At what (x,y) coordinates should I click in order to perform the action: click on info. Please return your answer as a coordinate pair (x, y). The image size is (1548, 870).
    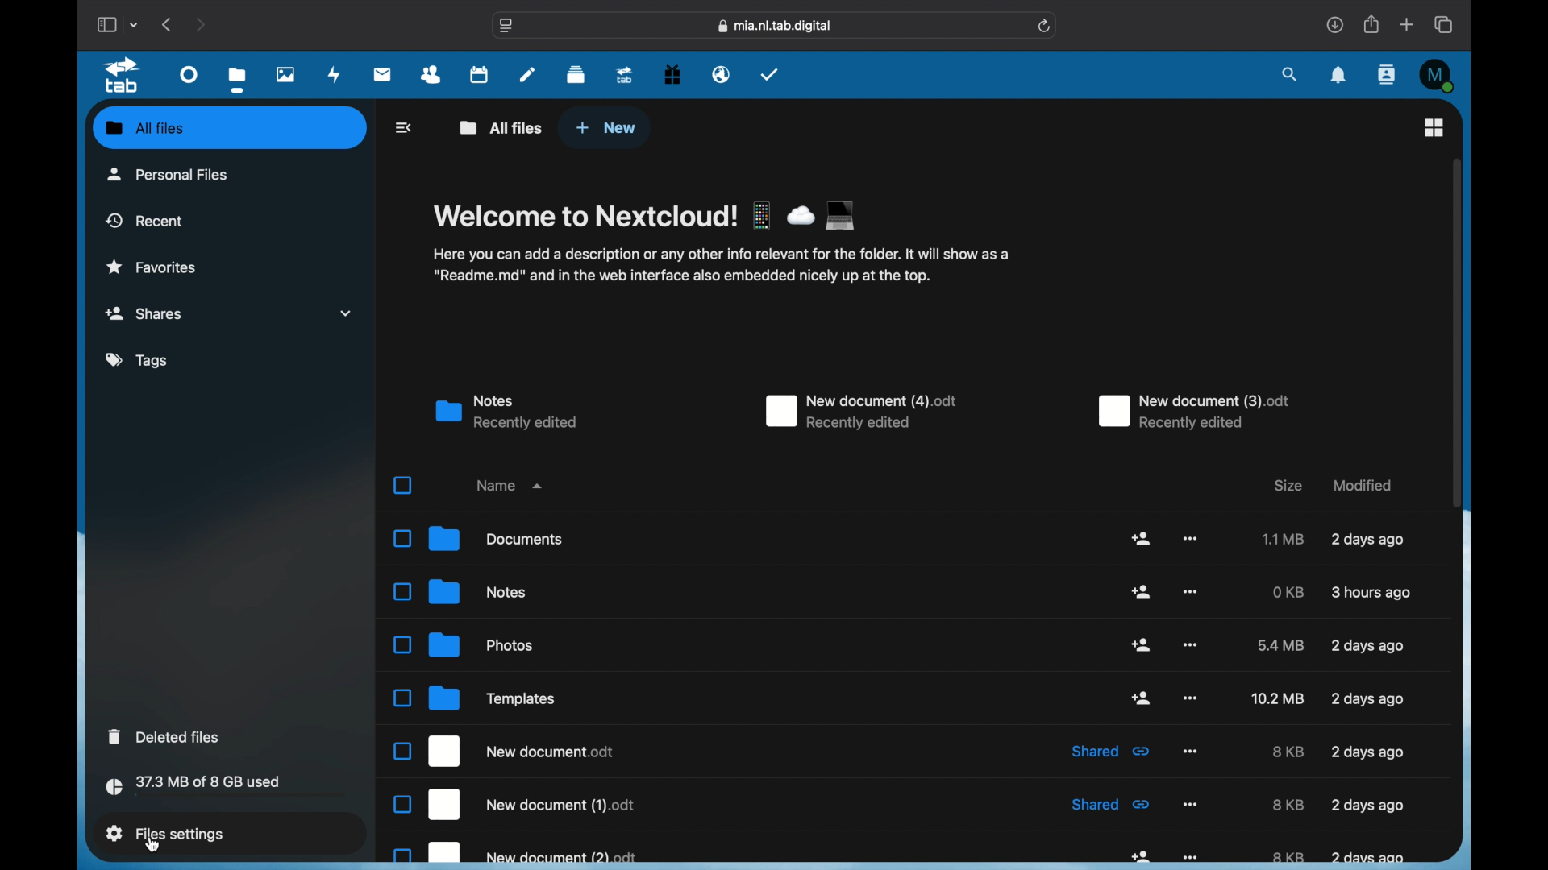
    Looking at the image, I should click on (721, 266).